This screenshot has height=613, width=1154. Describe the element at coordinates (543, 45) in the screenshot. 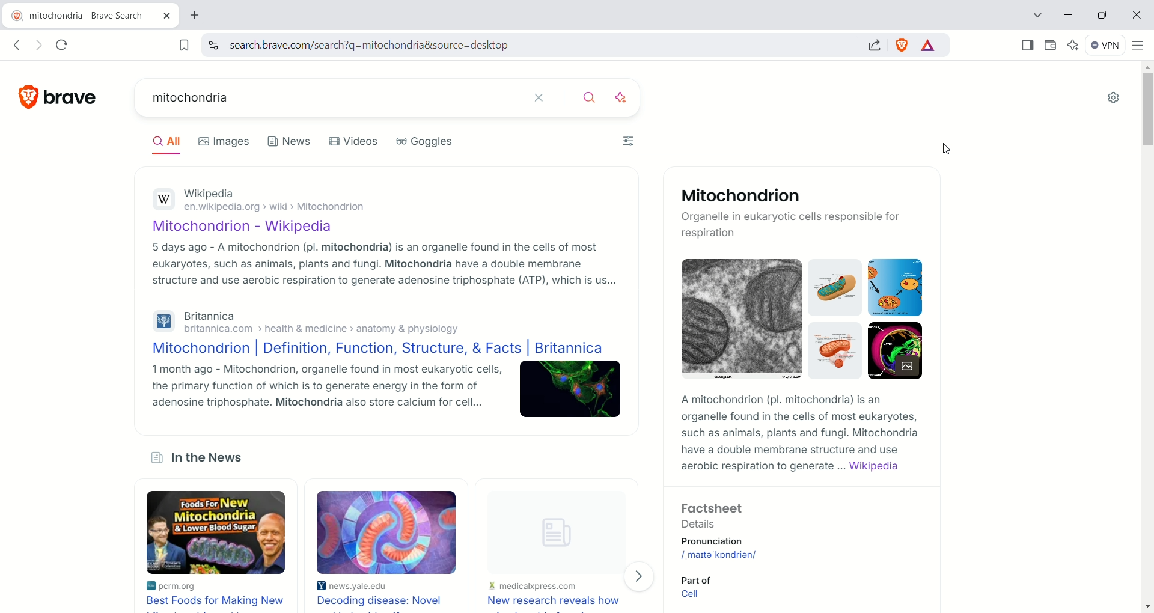

I see `search.brave.com/search?q=mitochondria&source=desktop` at that location.